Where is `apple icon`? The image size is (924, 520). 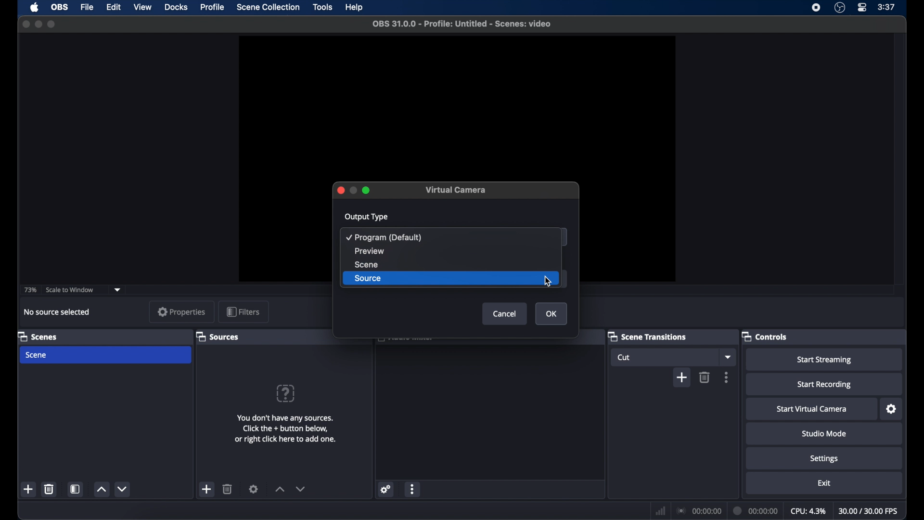
apple icon is located at coordinates (35, 8).